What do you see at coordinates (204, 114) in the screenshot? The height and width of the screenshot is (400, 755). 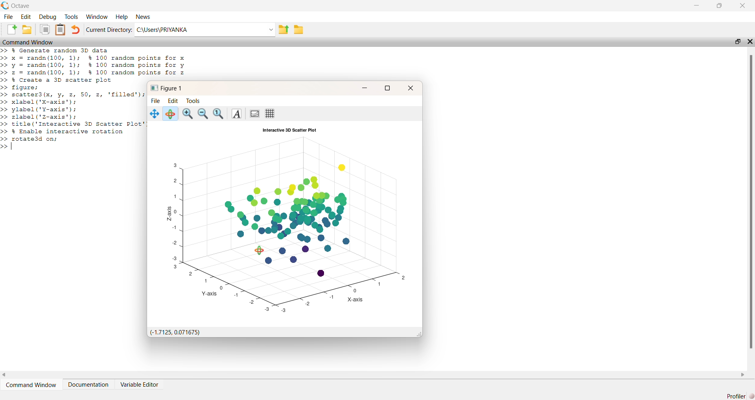 I see `zoom out` at bounding box center [204, 114].